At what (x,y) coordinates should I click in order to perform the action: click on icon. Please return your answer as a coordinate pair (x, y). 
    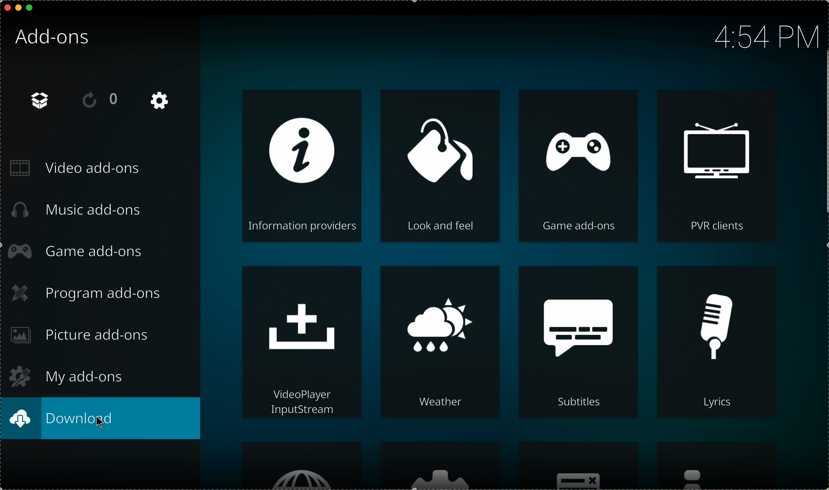
    Looking at the image, I should click on (578, 466).